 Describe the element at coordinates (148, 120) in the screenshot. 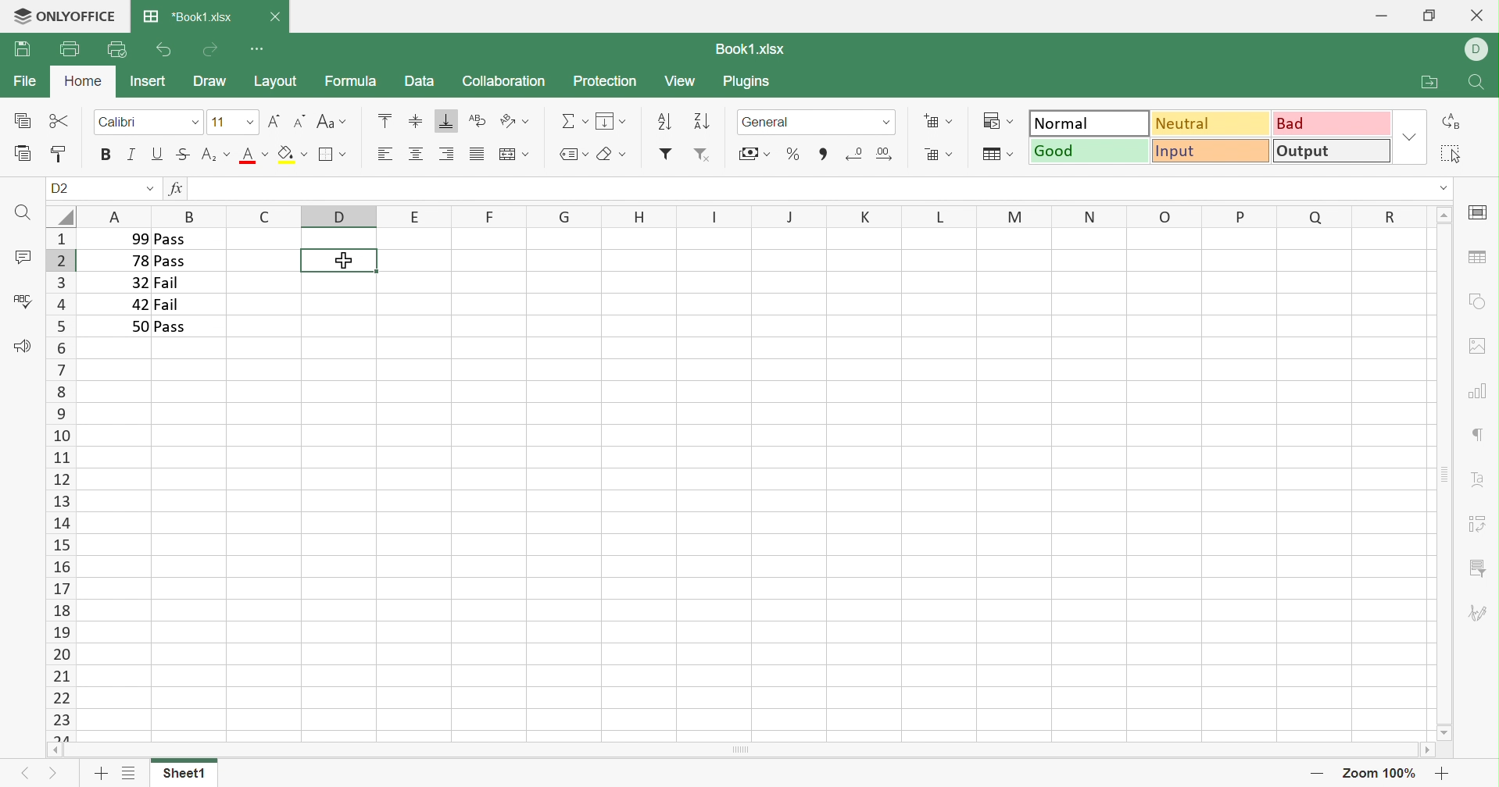

I see `Font` at that location.